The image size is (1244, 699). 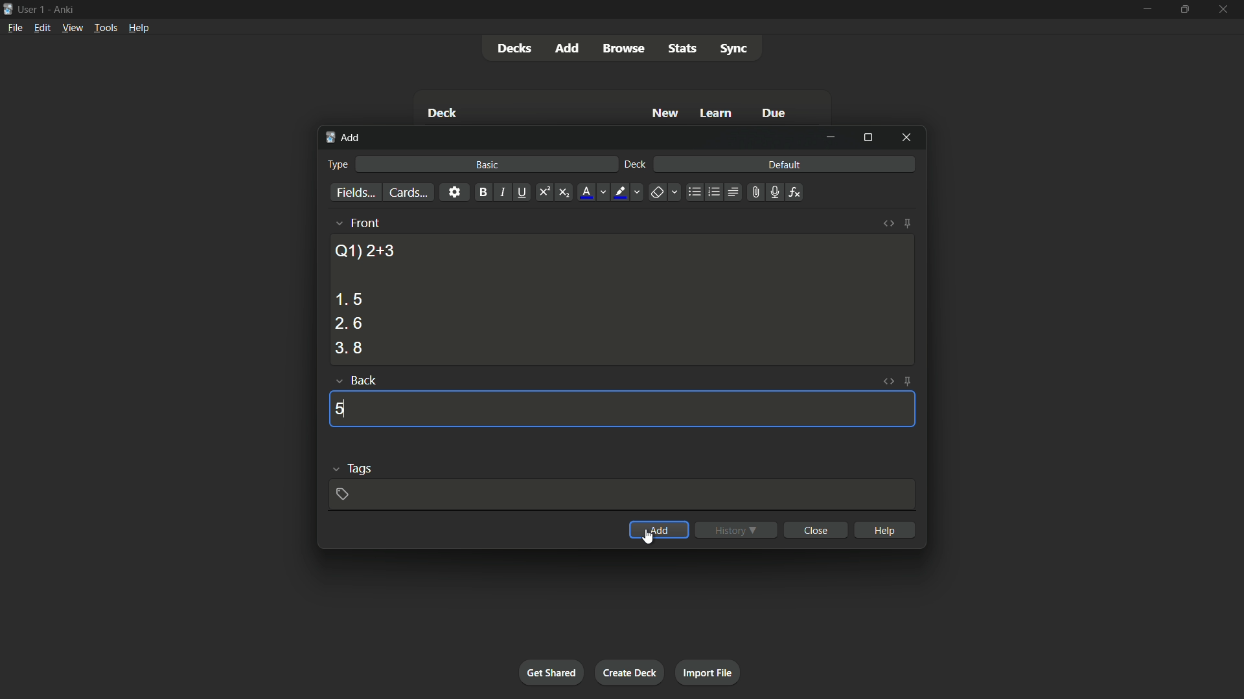 What do you see at coordinates (442, 115) in the screenshot?
I see `deck` at bounding box center [442, 115].